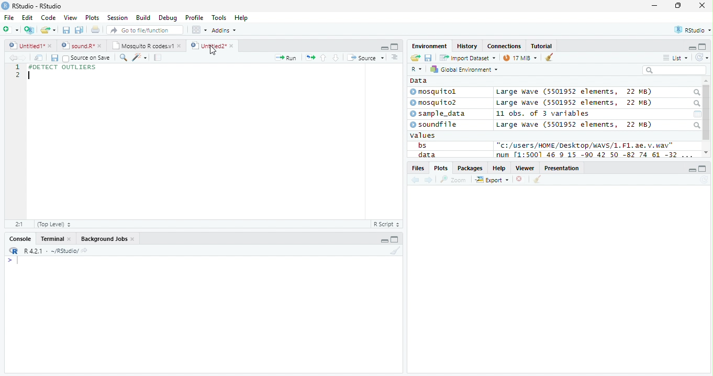 This screenshot has height=376, width=713. What do you see at coordinates (499, 168) in the screenshot?
I see `Help` at bounding box center [499, 168].